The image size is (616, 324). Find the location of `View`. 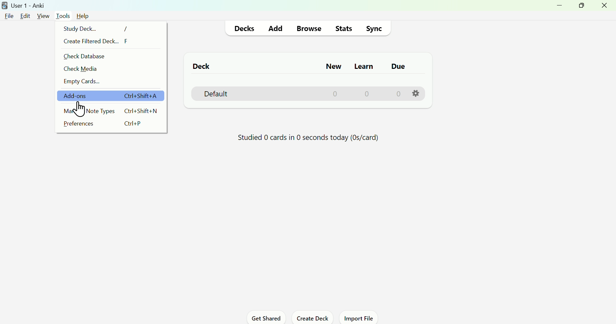

View is located at coordinates (42, 15).